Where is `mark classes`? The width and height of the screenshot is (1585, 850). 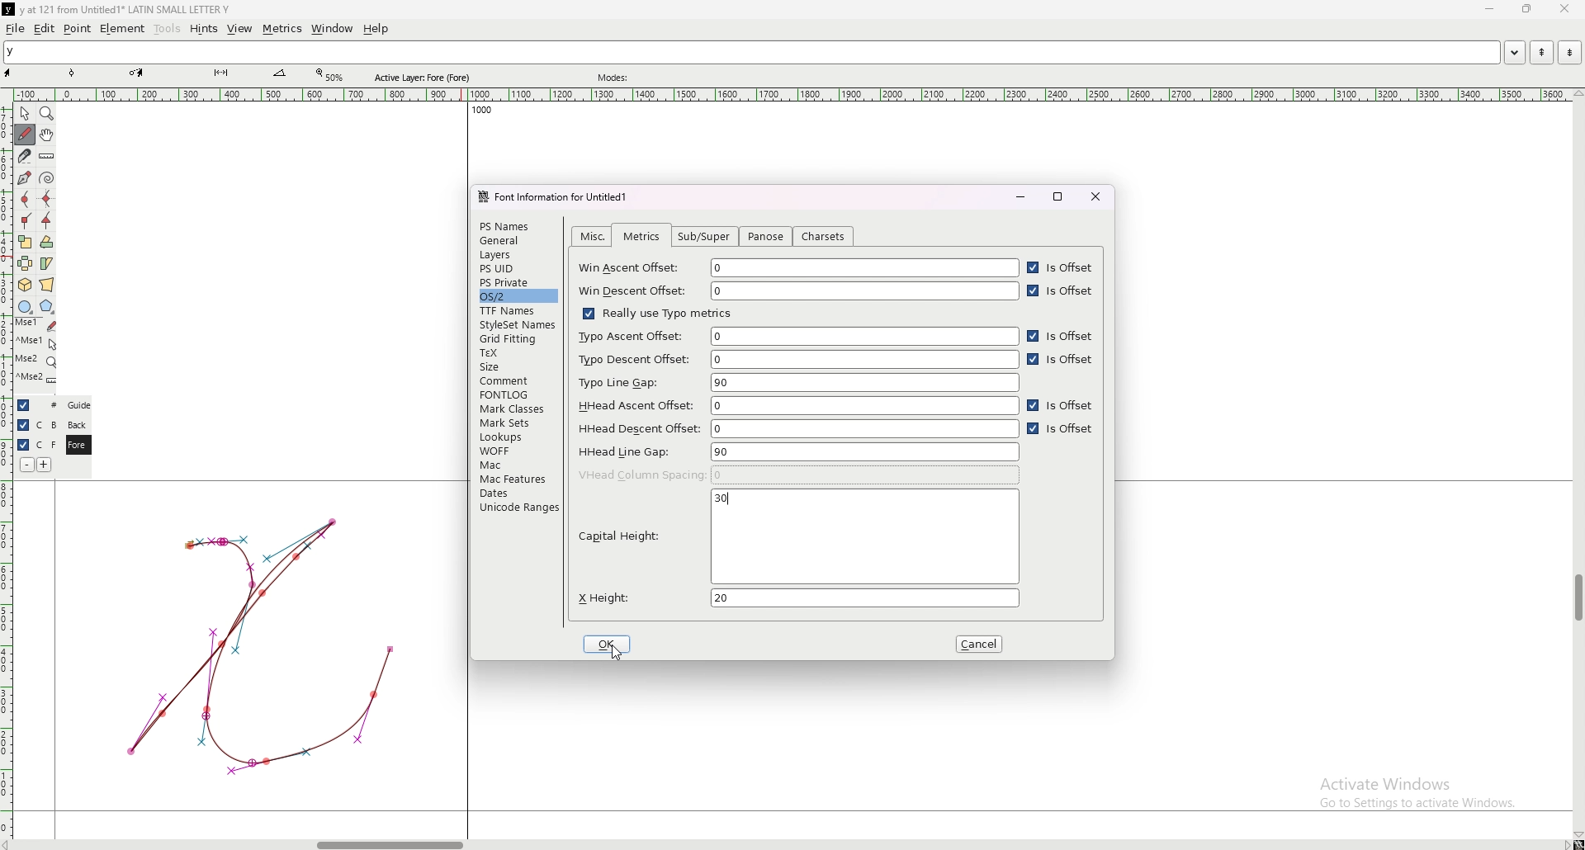 mark classes is located at coordinates (516, 409).